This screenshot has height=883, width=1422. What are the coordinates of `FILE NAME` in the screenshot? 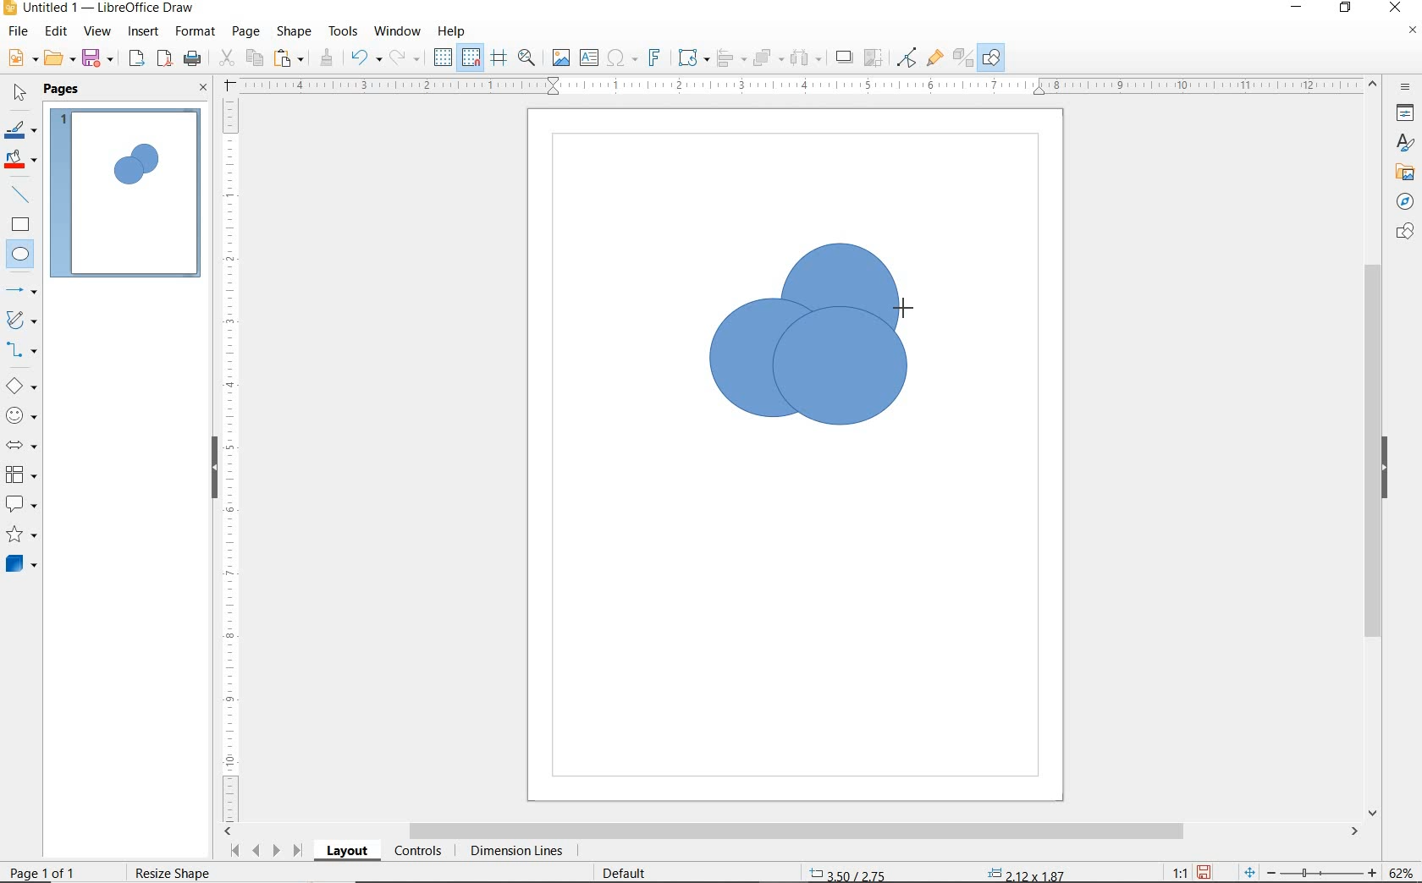 It's located at (98, 9).